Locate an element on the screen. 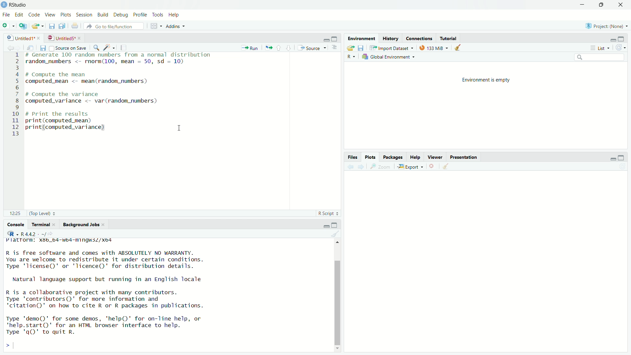  computed_variance <- var (random_numbers) is located at coordinates (99, 101).